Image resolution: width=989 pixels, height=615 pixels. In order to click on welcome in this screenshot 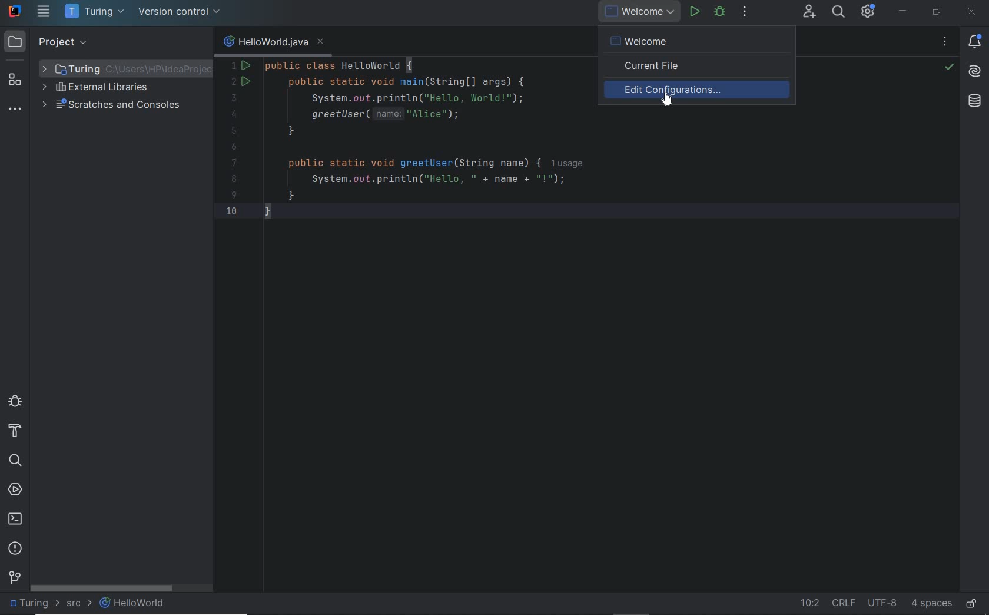, I will do `click(698, 39)`.